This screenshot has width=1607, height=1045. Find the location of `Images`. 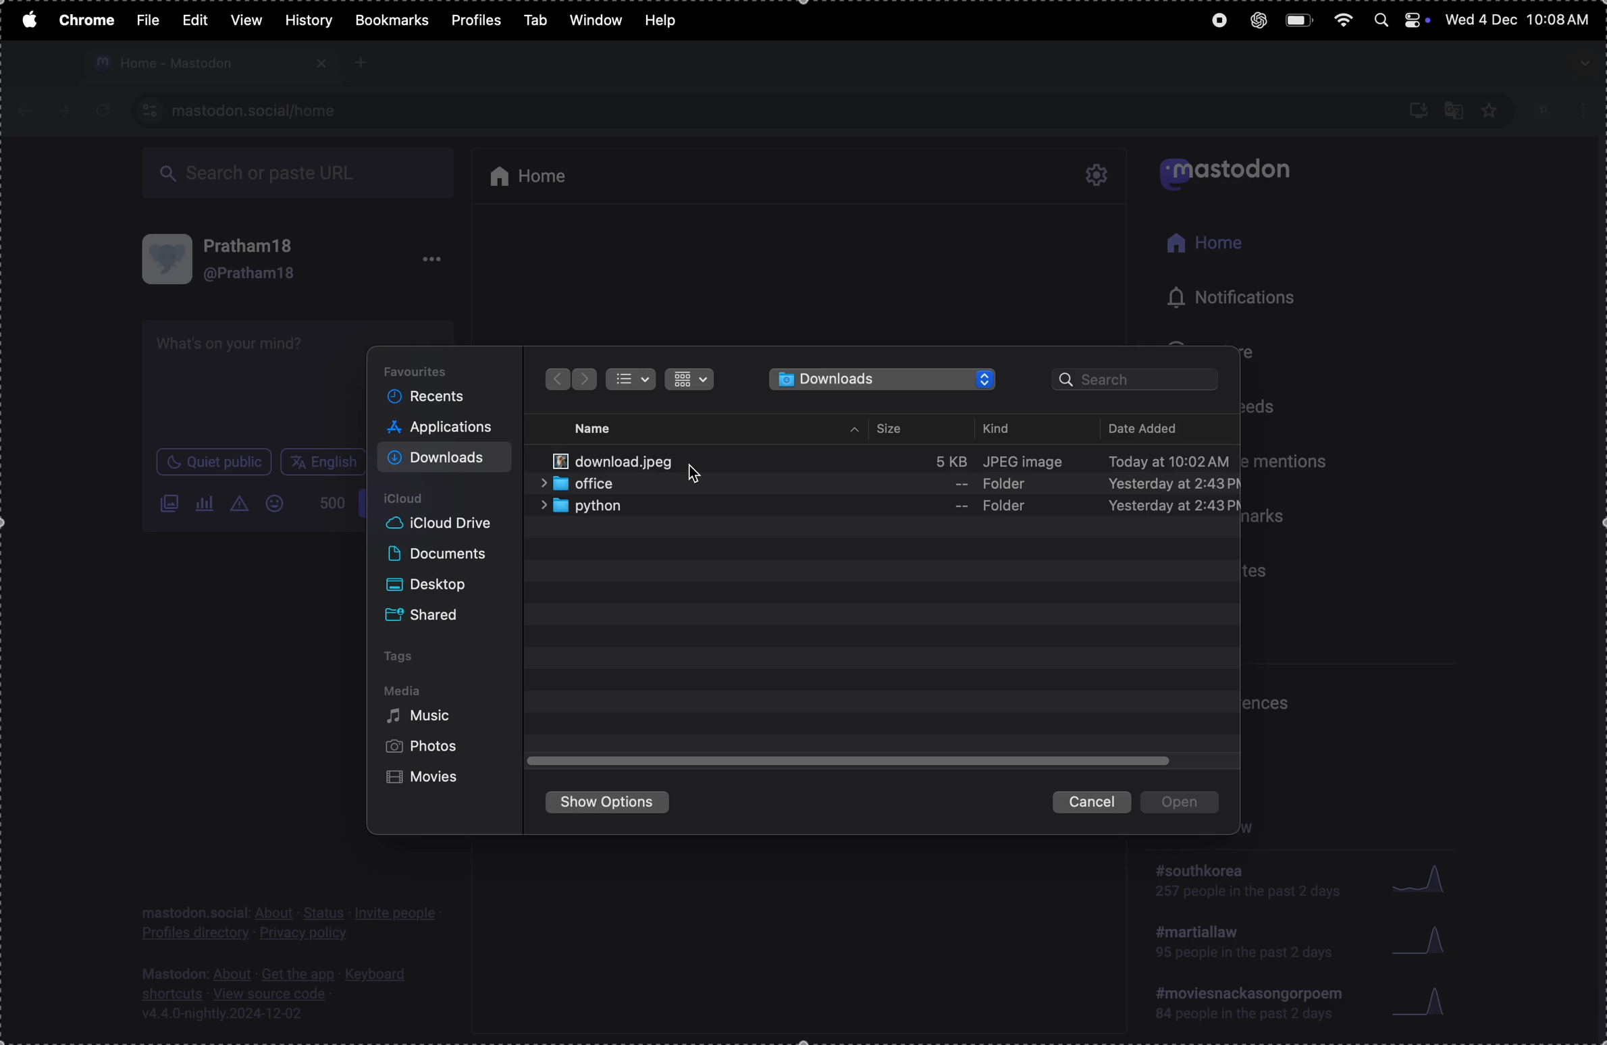

Images is located at coordinates (169, 506).